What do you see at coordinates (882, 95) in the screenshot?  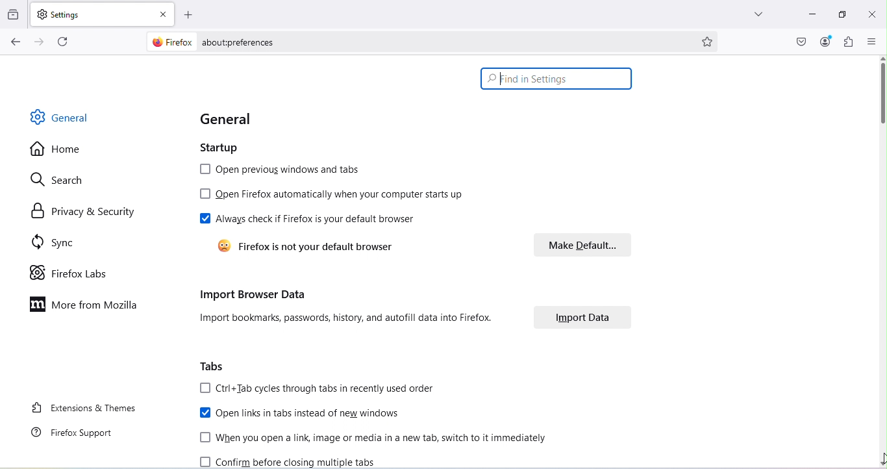 I see `Scroll bar` at bounding box center [882, 95].